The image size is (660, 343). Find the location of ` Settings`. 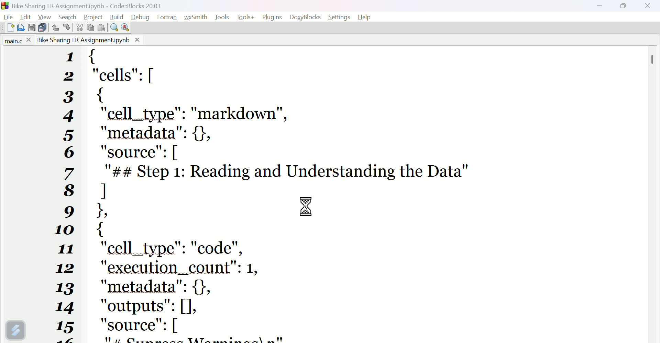

 Settings is located at coordinates (340, 17).